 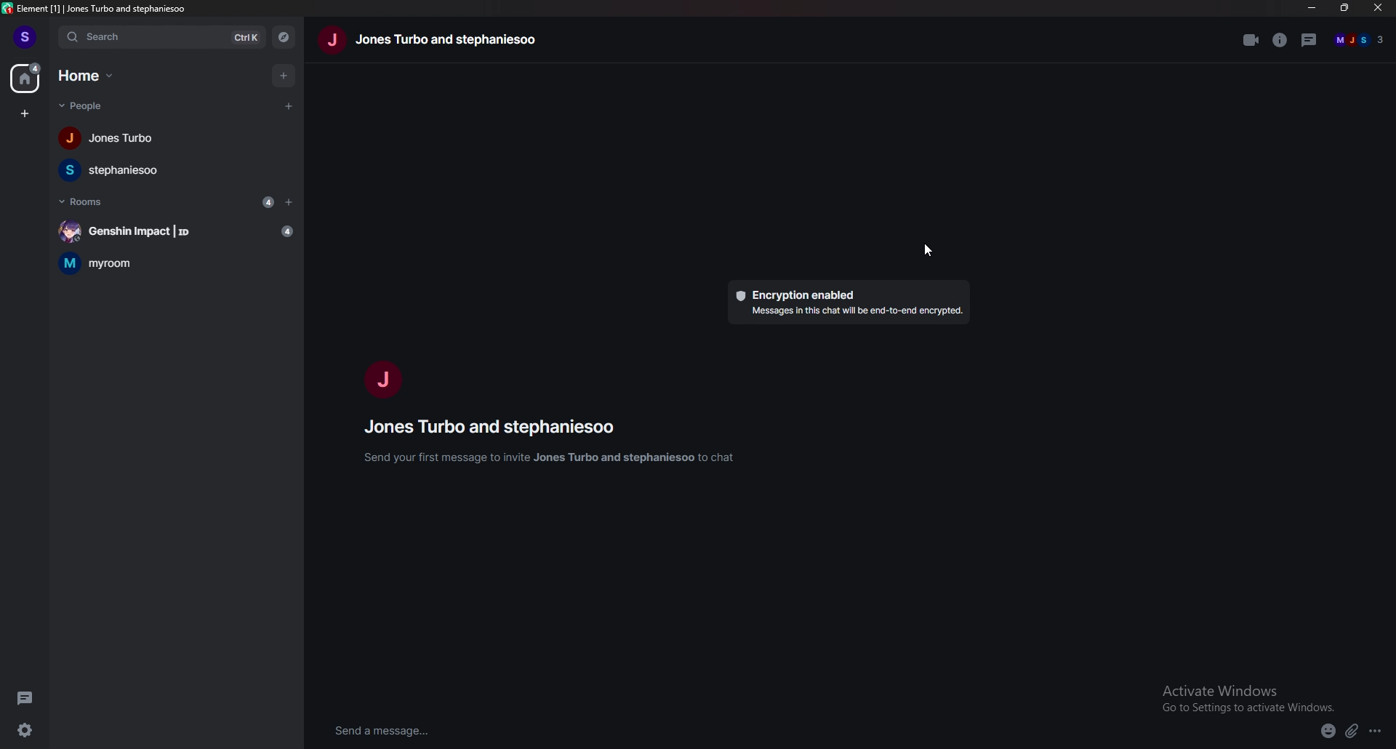 I want to click on Genshin Impact | ID, so click(x=172, y=230).